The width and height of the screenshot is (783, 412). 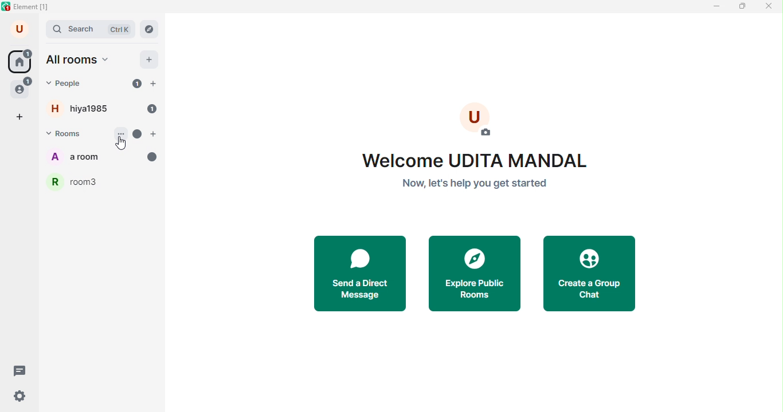 I want to click on send a direct message, so click(x=362, y=273).